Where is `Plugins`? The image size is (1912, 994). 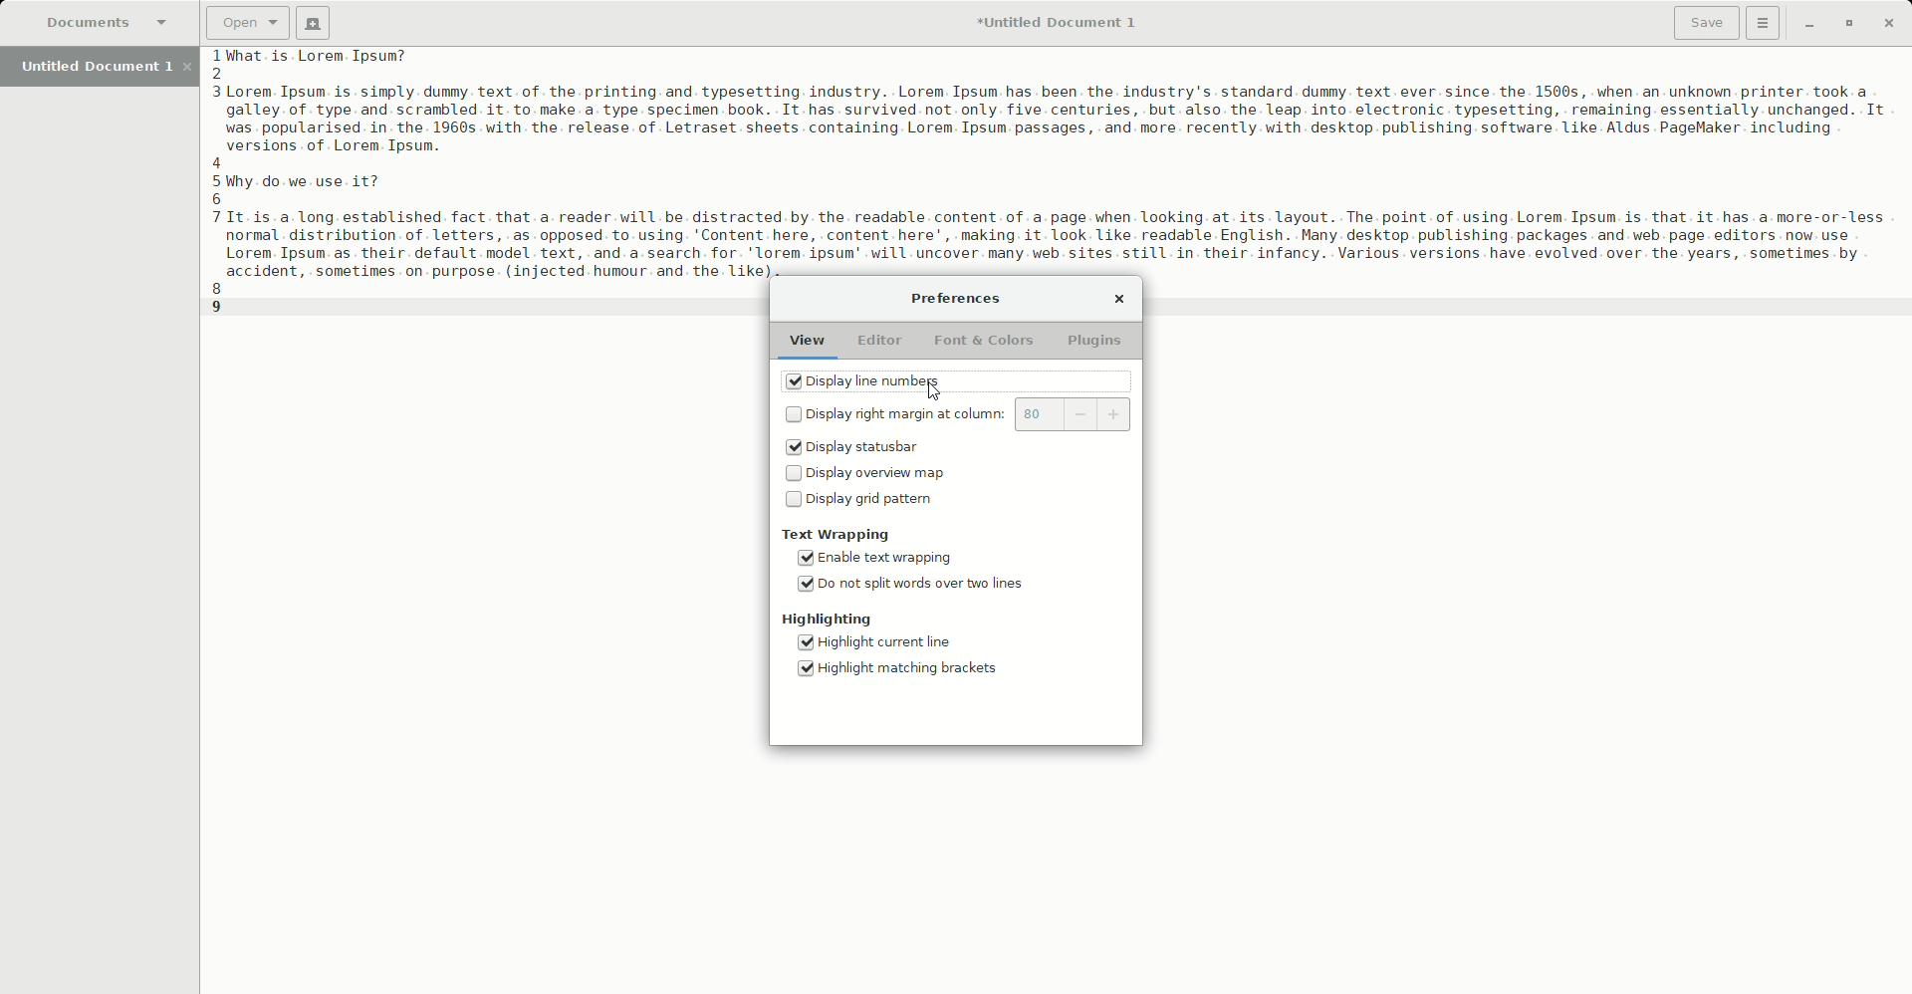 Plugins is located at coordinates (1097, 341).